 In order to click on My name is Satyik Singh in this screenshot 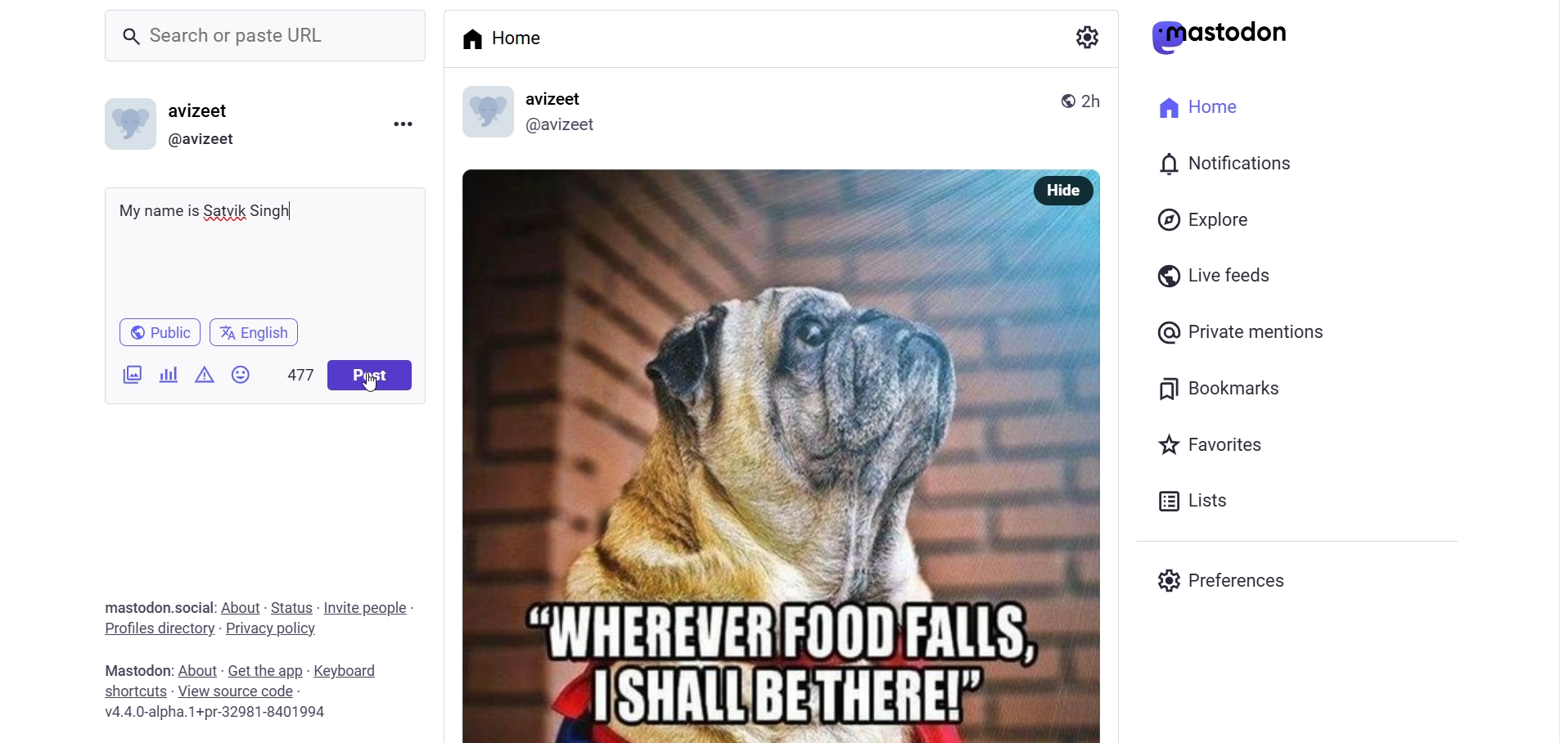, I will do `click(210, 213)`.